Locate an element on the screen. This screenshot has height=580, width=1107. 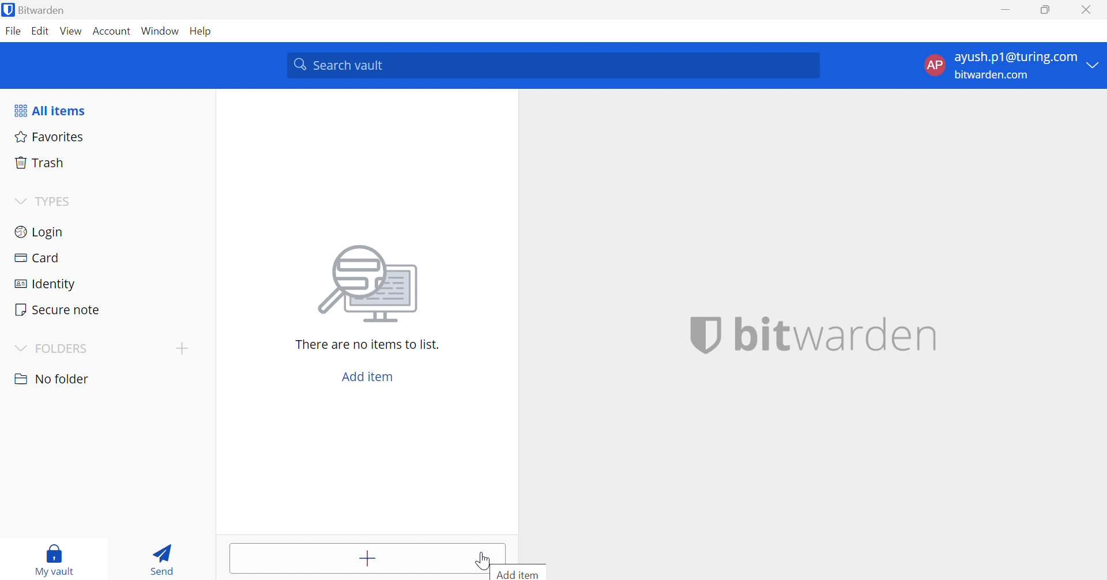
Help is located at coordinates (206, 32).